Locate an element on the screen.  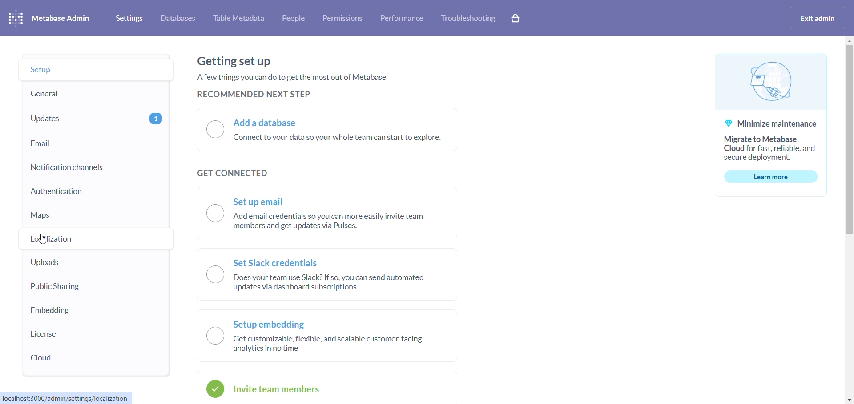
email is located at coordinates (94, 143).